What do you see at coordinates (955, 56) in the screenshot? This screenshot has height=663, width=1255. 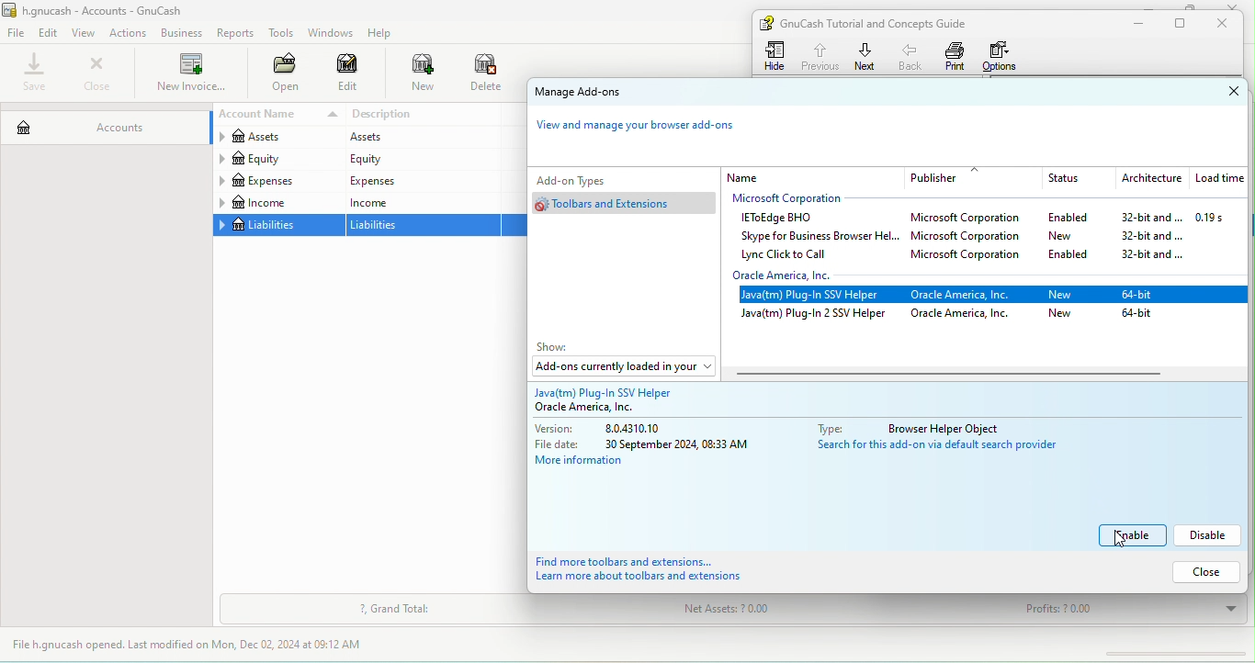 I see `print` at bounding box center [955, 56].